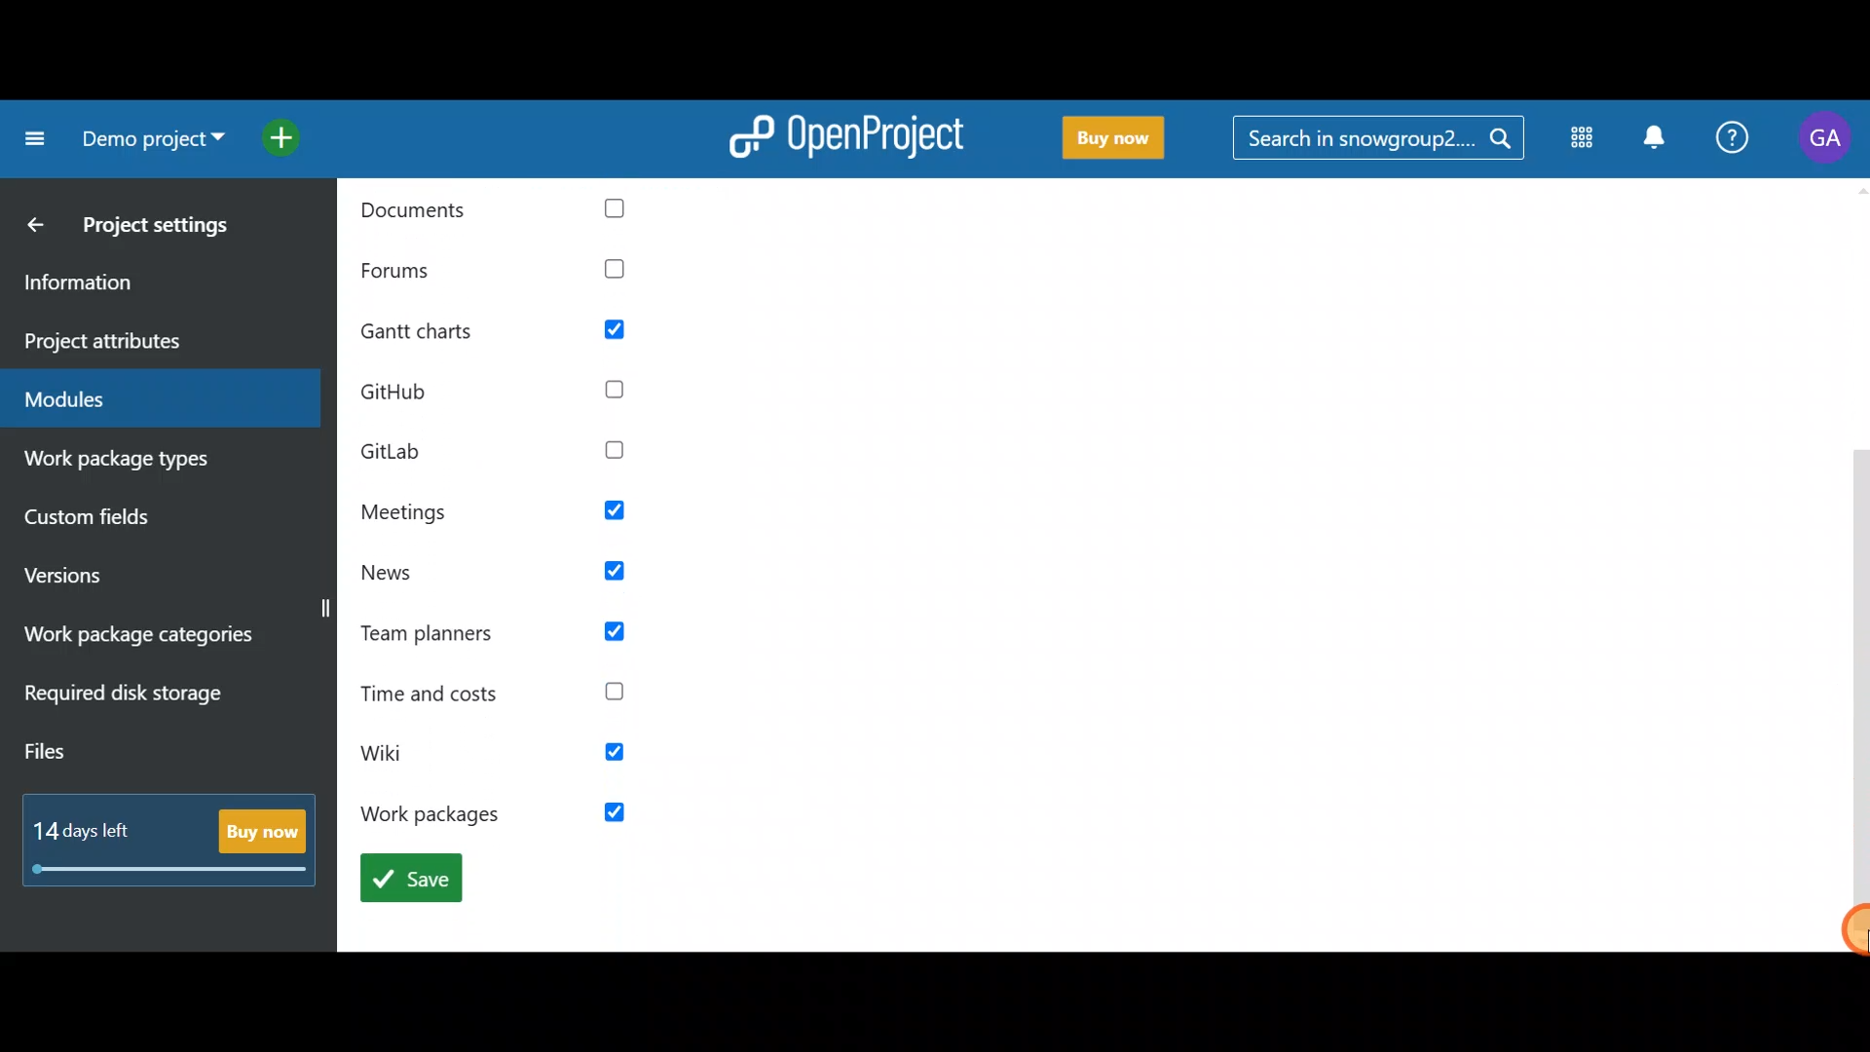 The height and width of the screenshot is (1052, 1870). Describe the element at coordinates (150, 463) in the screenshot. I see `Work package types` at that location.